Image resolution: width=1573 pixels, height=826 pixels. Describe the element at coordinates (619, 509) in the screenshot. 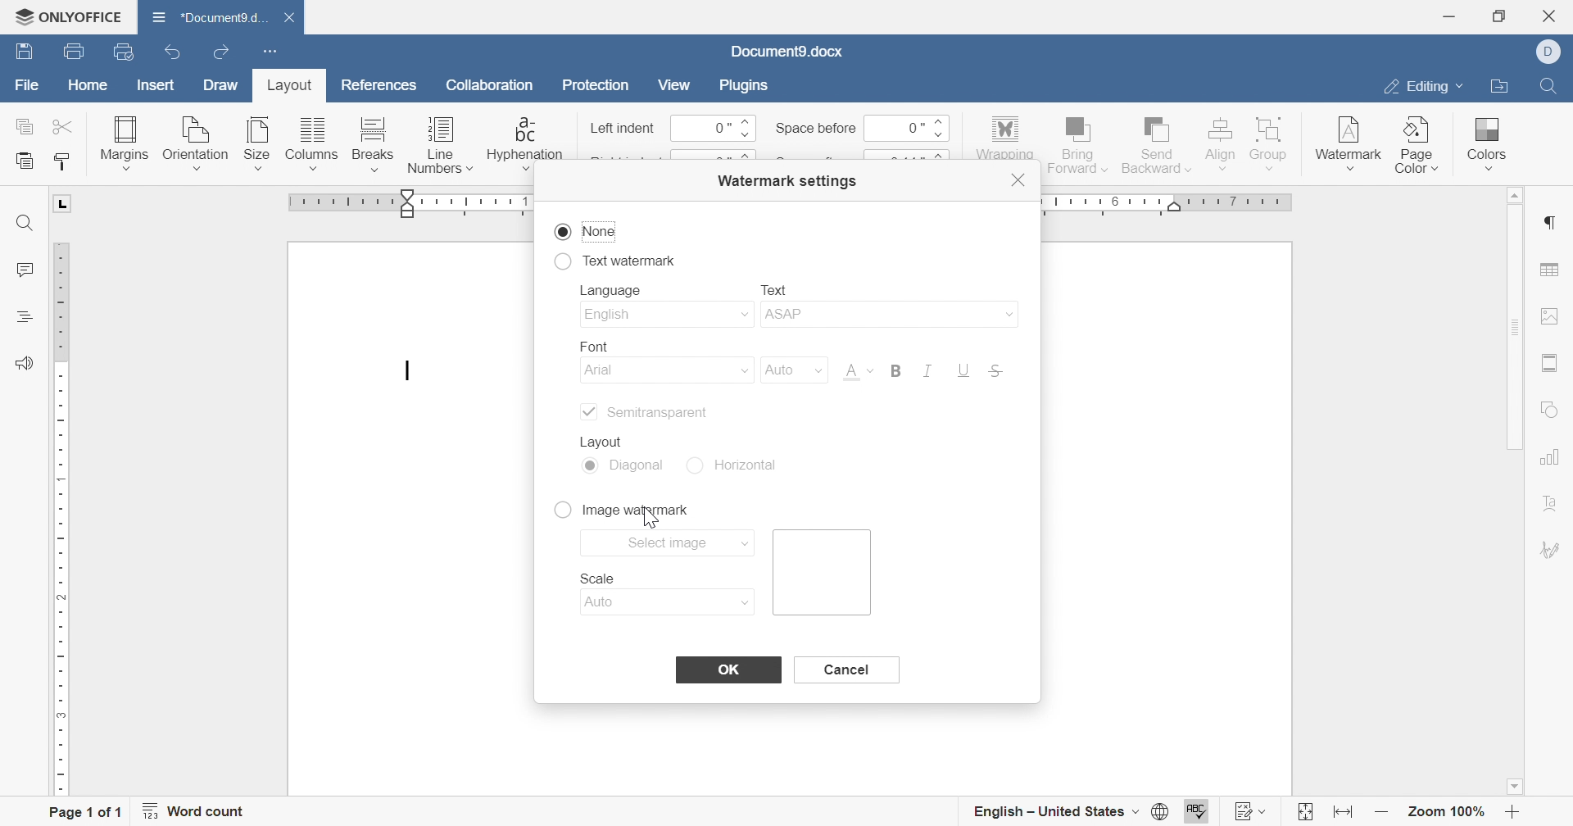

I see `image watermark` at that location.